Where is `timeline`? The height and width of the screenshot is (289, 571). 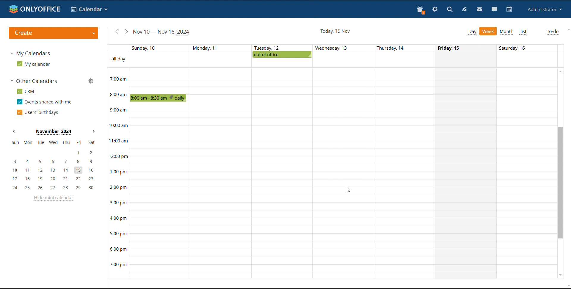
timeline is located at coordinates (117, 173).